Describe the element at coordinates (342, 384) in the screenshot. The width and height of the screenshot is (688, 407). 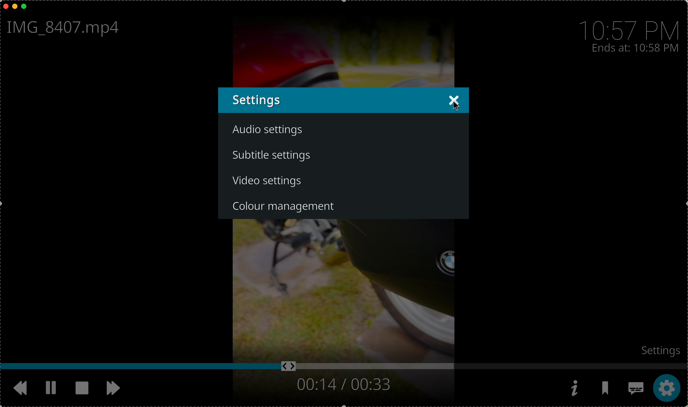
I see `00:14/00:33` at that location.